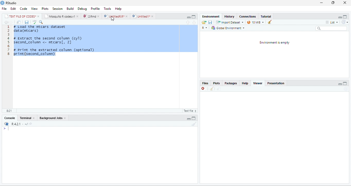 The width and height of the screenshot is (351, 186). Describe the element at coordinates (275, 54) in the screenshot. I see `environment is empty` at that location.